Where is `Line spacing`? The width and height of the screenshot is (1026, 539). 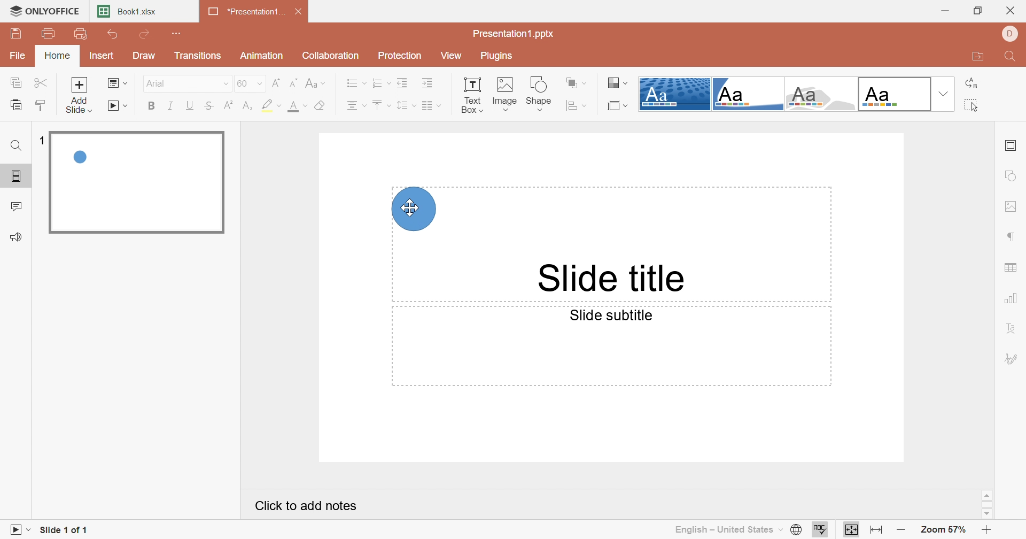
Line spacing is located at coordinates (406, 106).